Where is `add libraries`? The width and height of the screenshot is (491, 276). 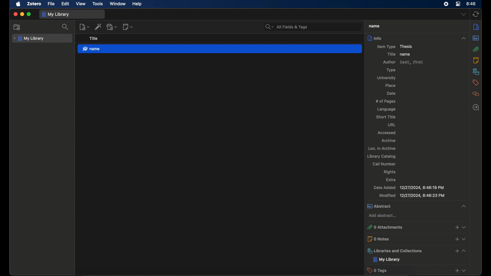 add libraries is located at coordinates (456, 251).